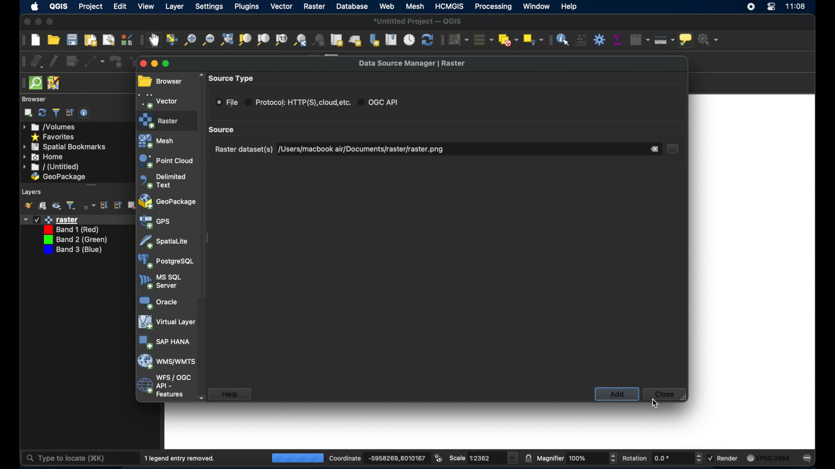 The height and width of the screenshot is (469, 835). I want to click on volumes, so click(50, 127).